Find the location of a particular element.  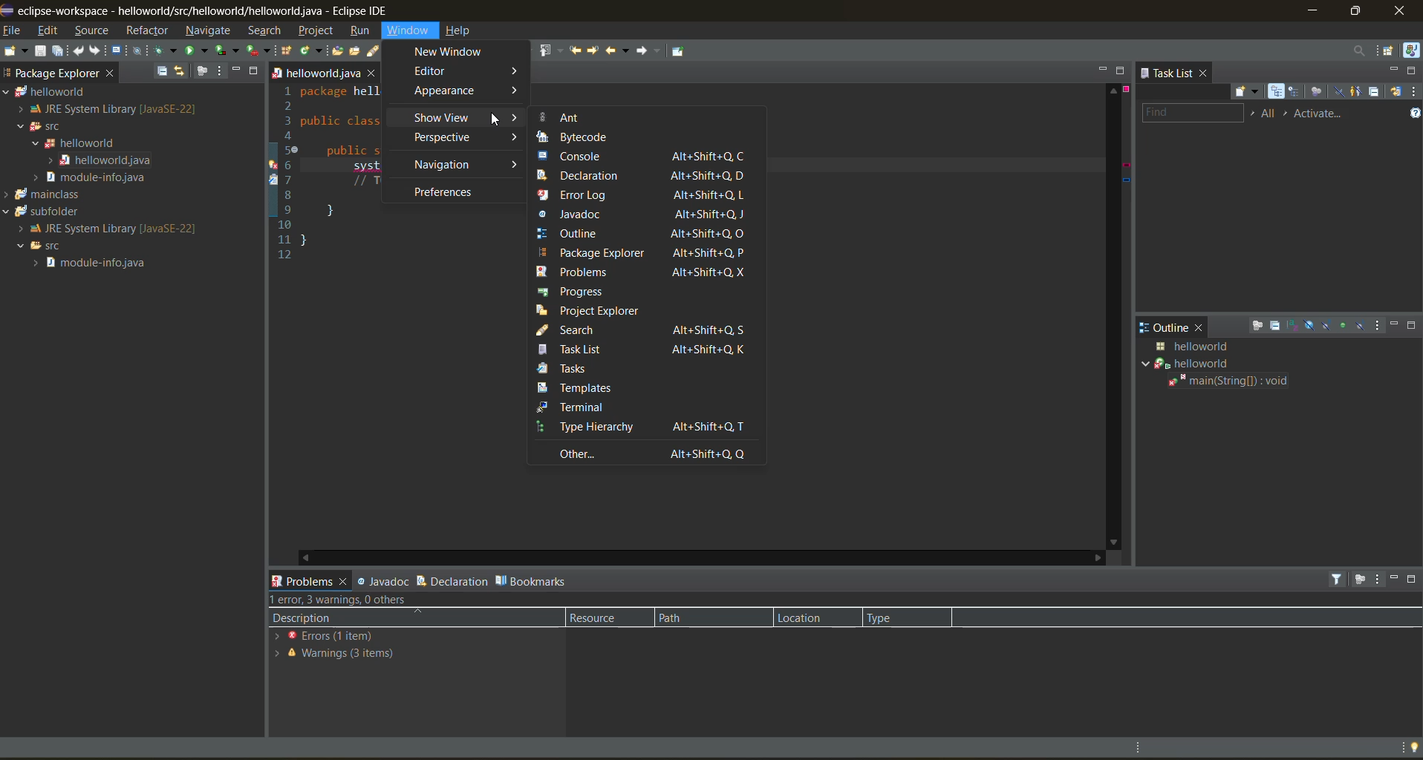

show tasks UI legend is located at coordinates (1414, 112).